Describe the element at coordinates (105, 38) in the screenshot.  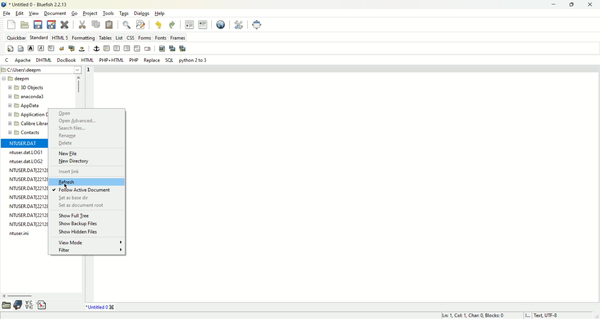
I see `tables` at that location.